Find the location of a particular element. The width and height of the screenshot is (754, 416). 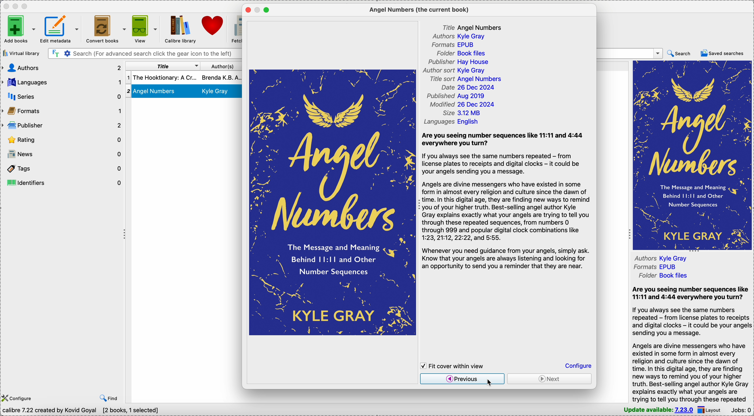

search bar is located at coordinates (630, 53).